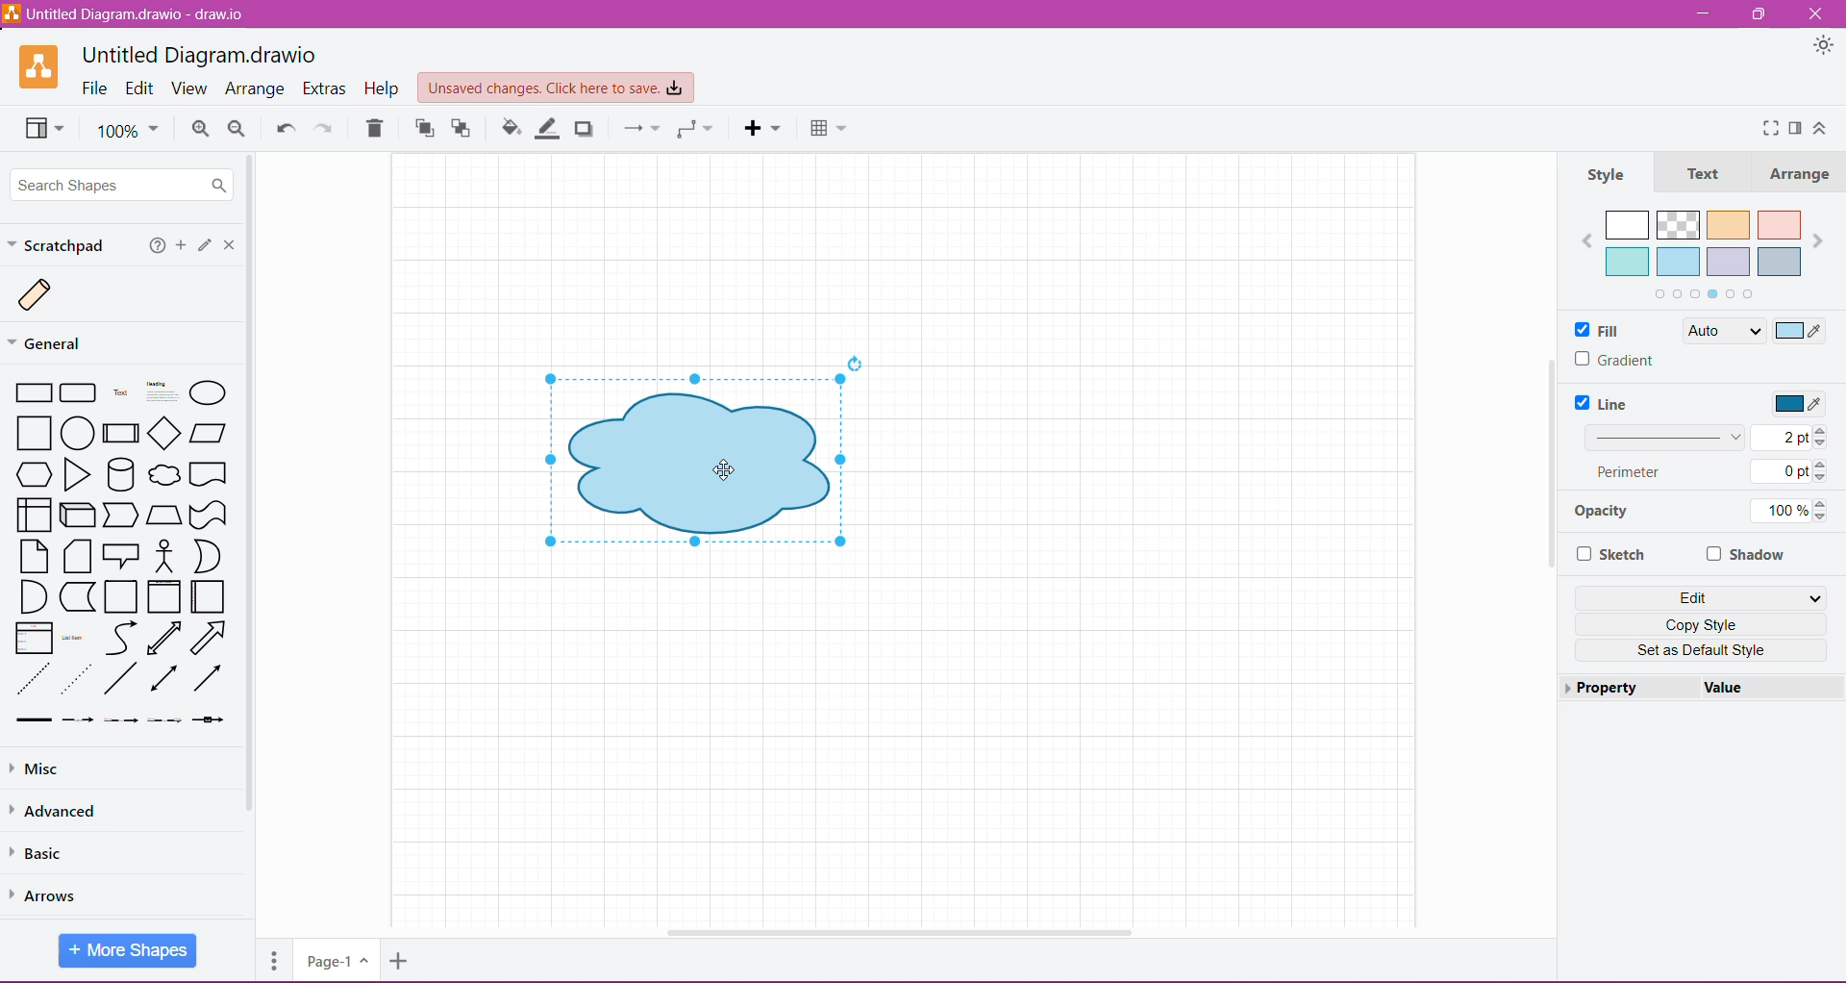 This screenshot has width=1846, height=983. What do you see at coordinates (1617, 361) in the screenshot?
I see `Gradient ` at bounding box center [1617, 361].